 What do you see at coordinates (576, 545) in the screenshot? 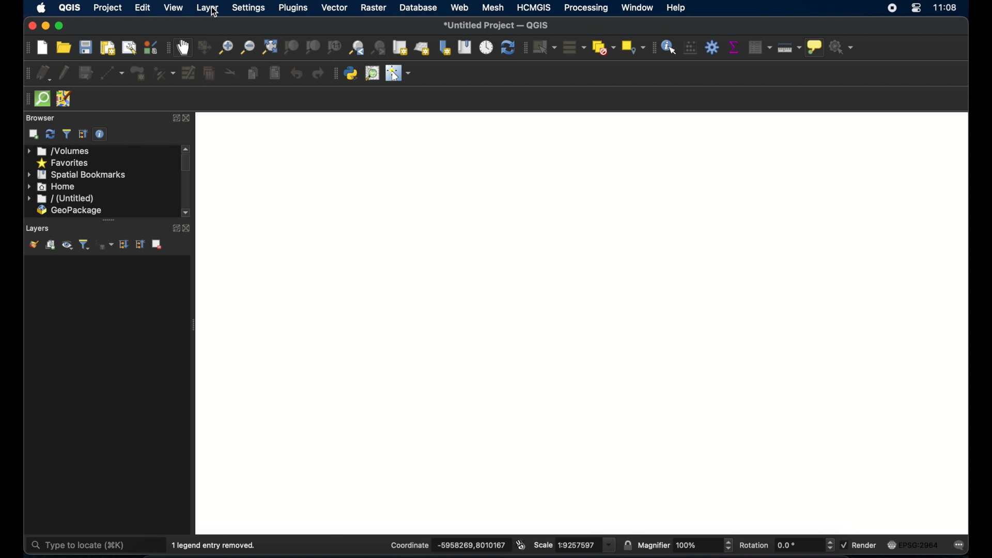
I see `scale` at bounding box center [576, 545].